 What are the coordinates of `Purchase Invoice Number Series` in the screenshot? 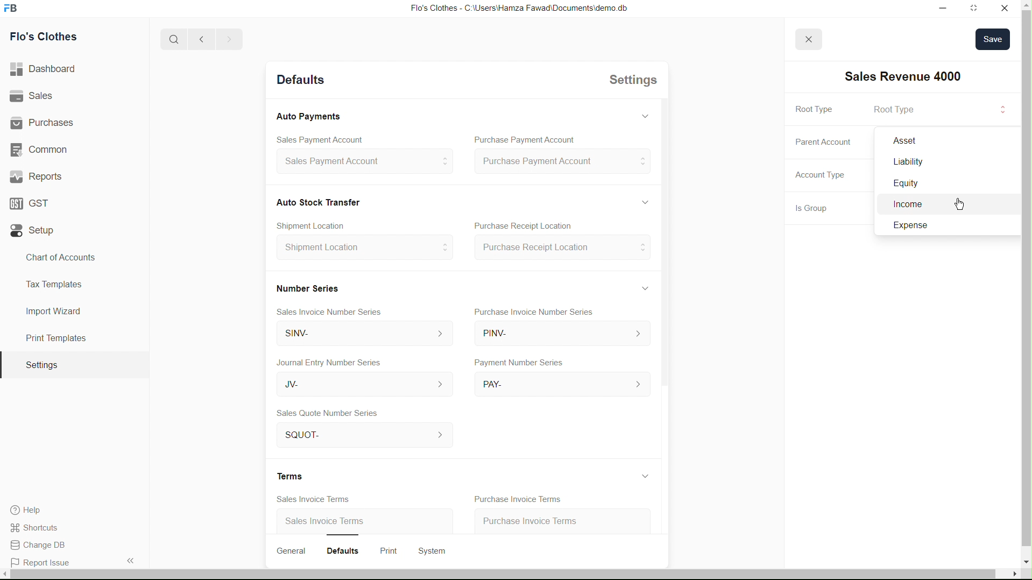 It's located at (543, 313).